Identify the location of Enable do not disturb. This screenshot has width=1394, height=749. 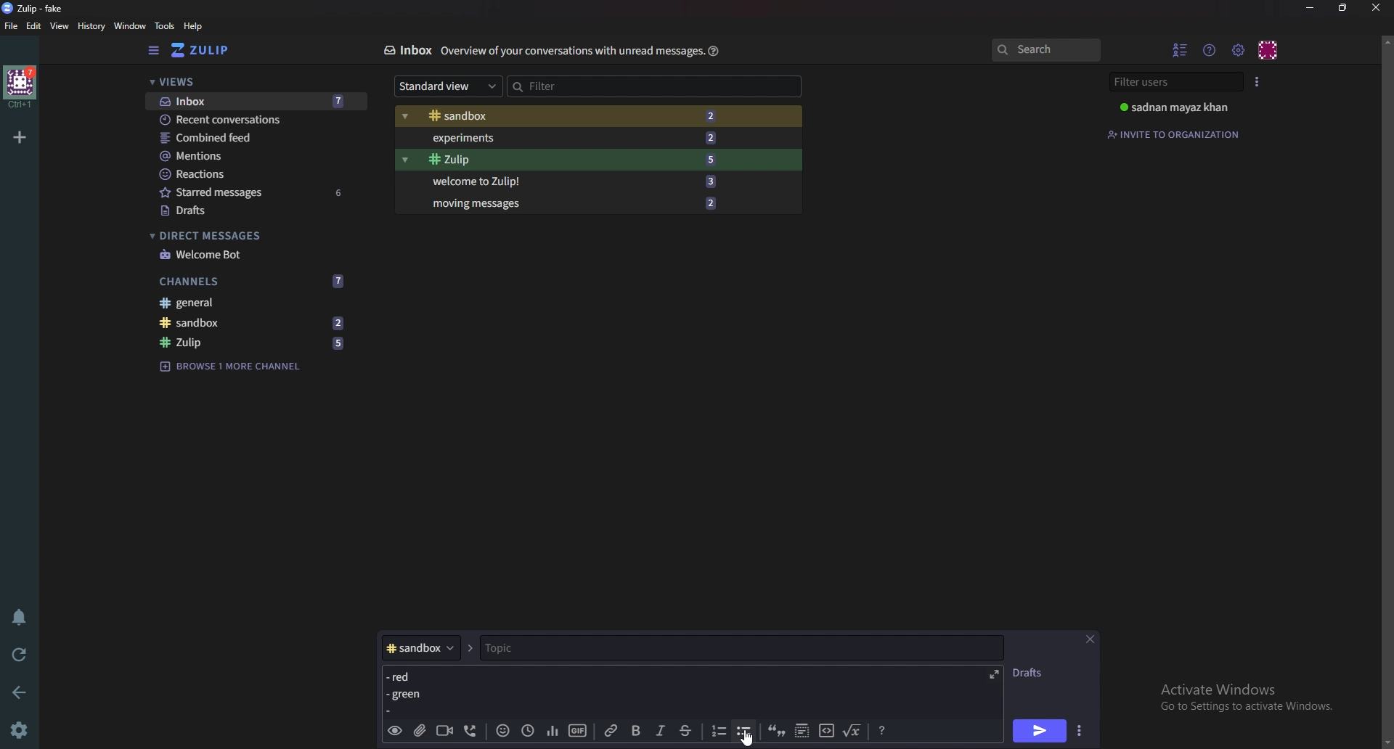
(22, 615).